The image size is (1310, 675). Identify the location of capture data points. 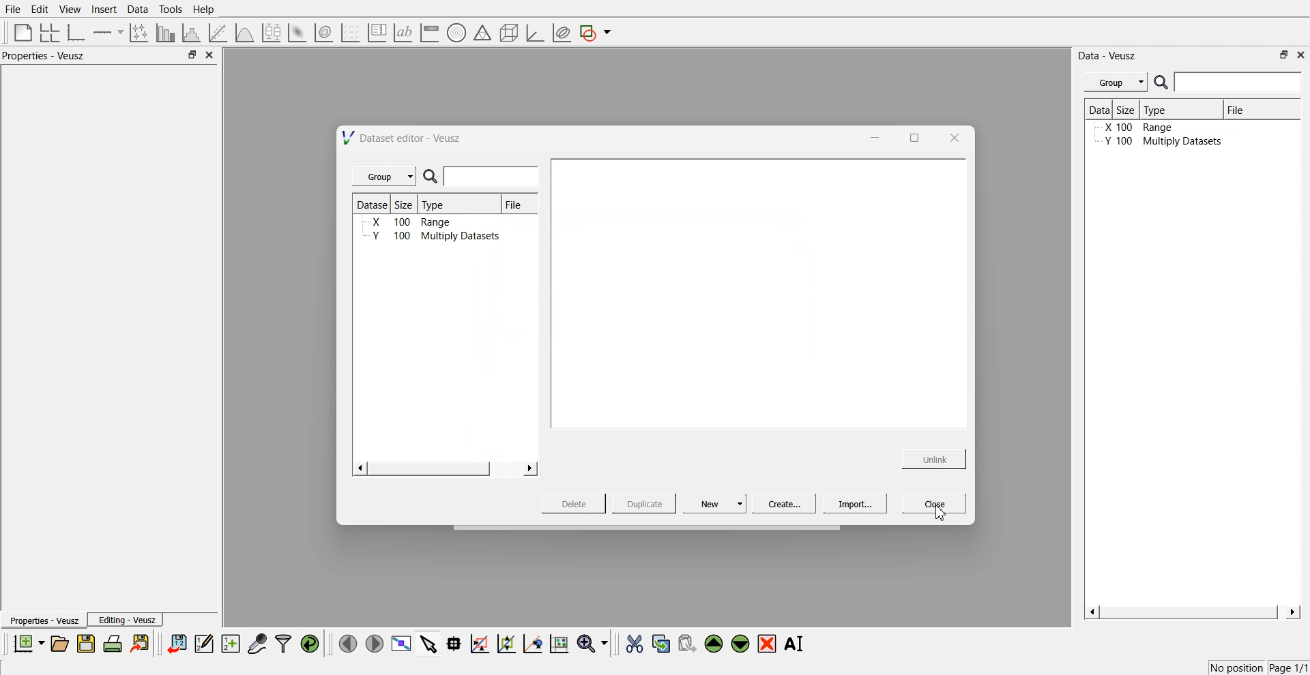
(258, 644).